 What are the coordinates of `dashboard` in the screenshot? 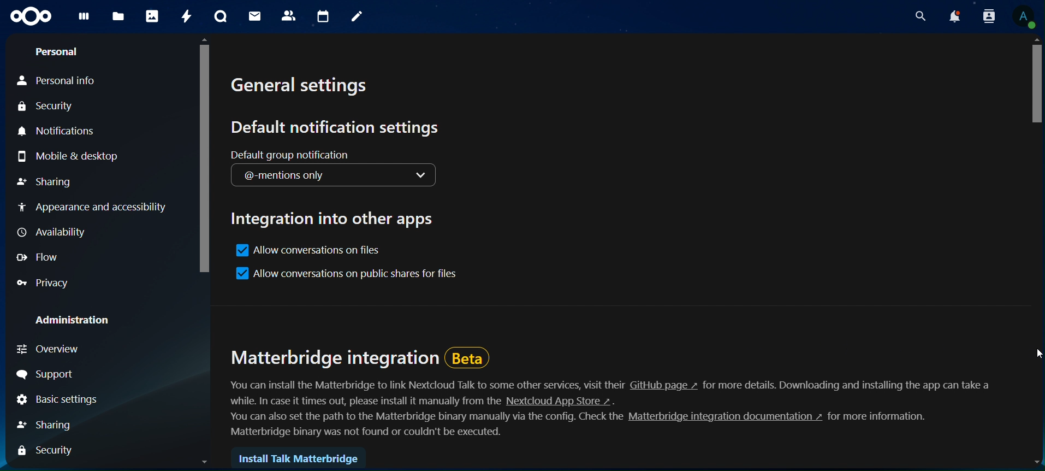 It's located at (84, 20).